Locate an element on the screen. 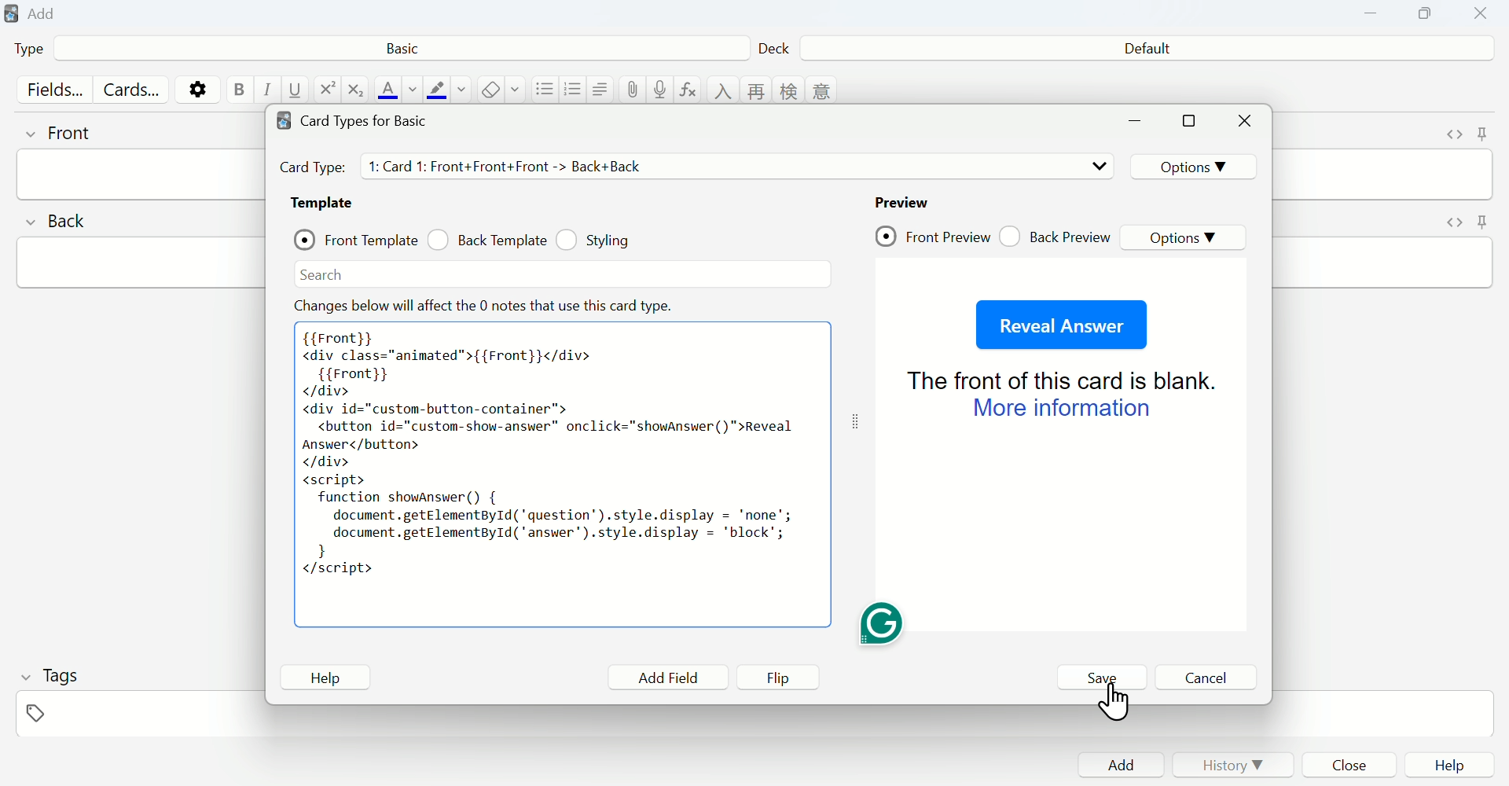 This screenshot has height=786, width=1509. cursor is located at coordinates (1113, 703).